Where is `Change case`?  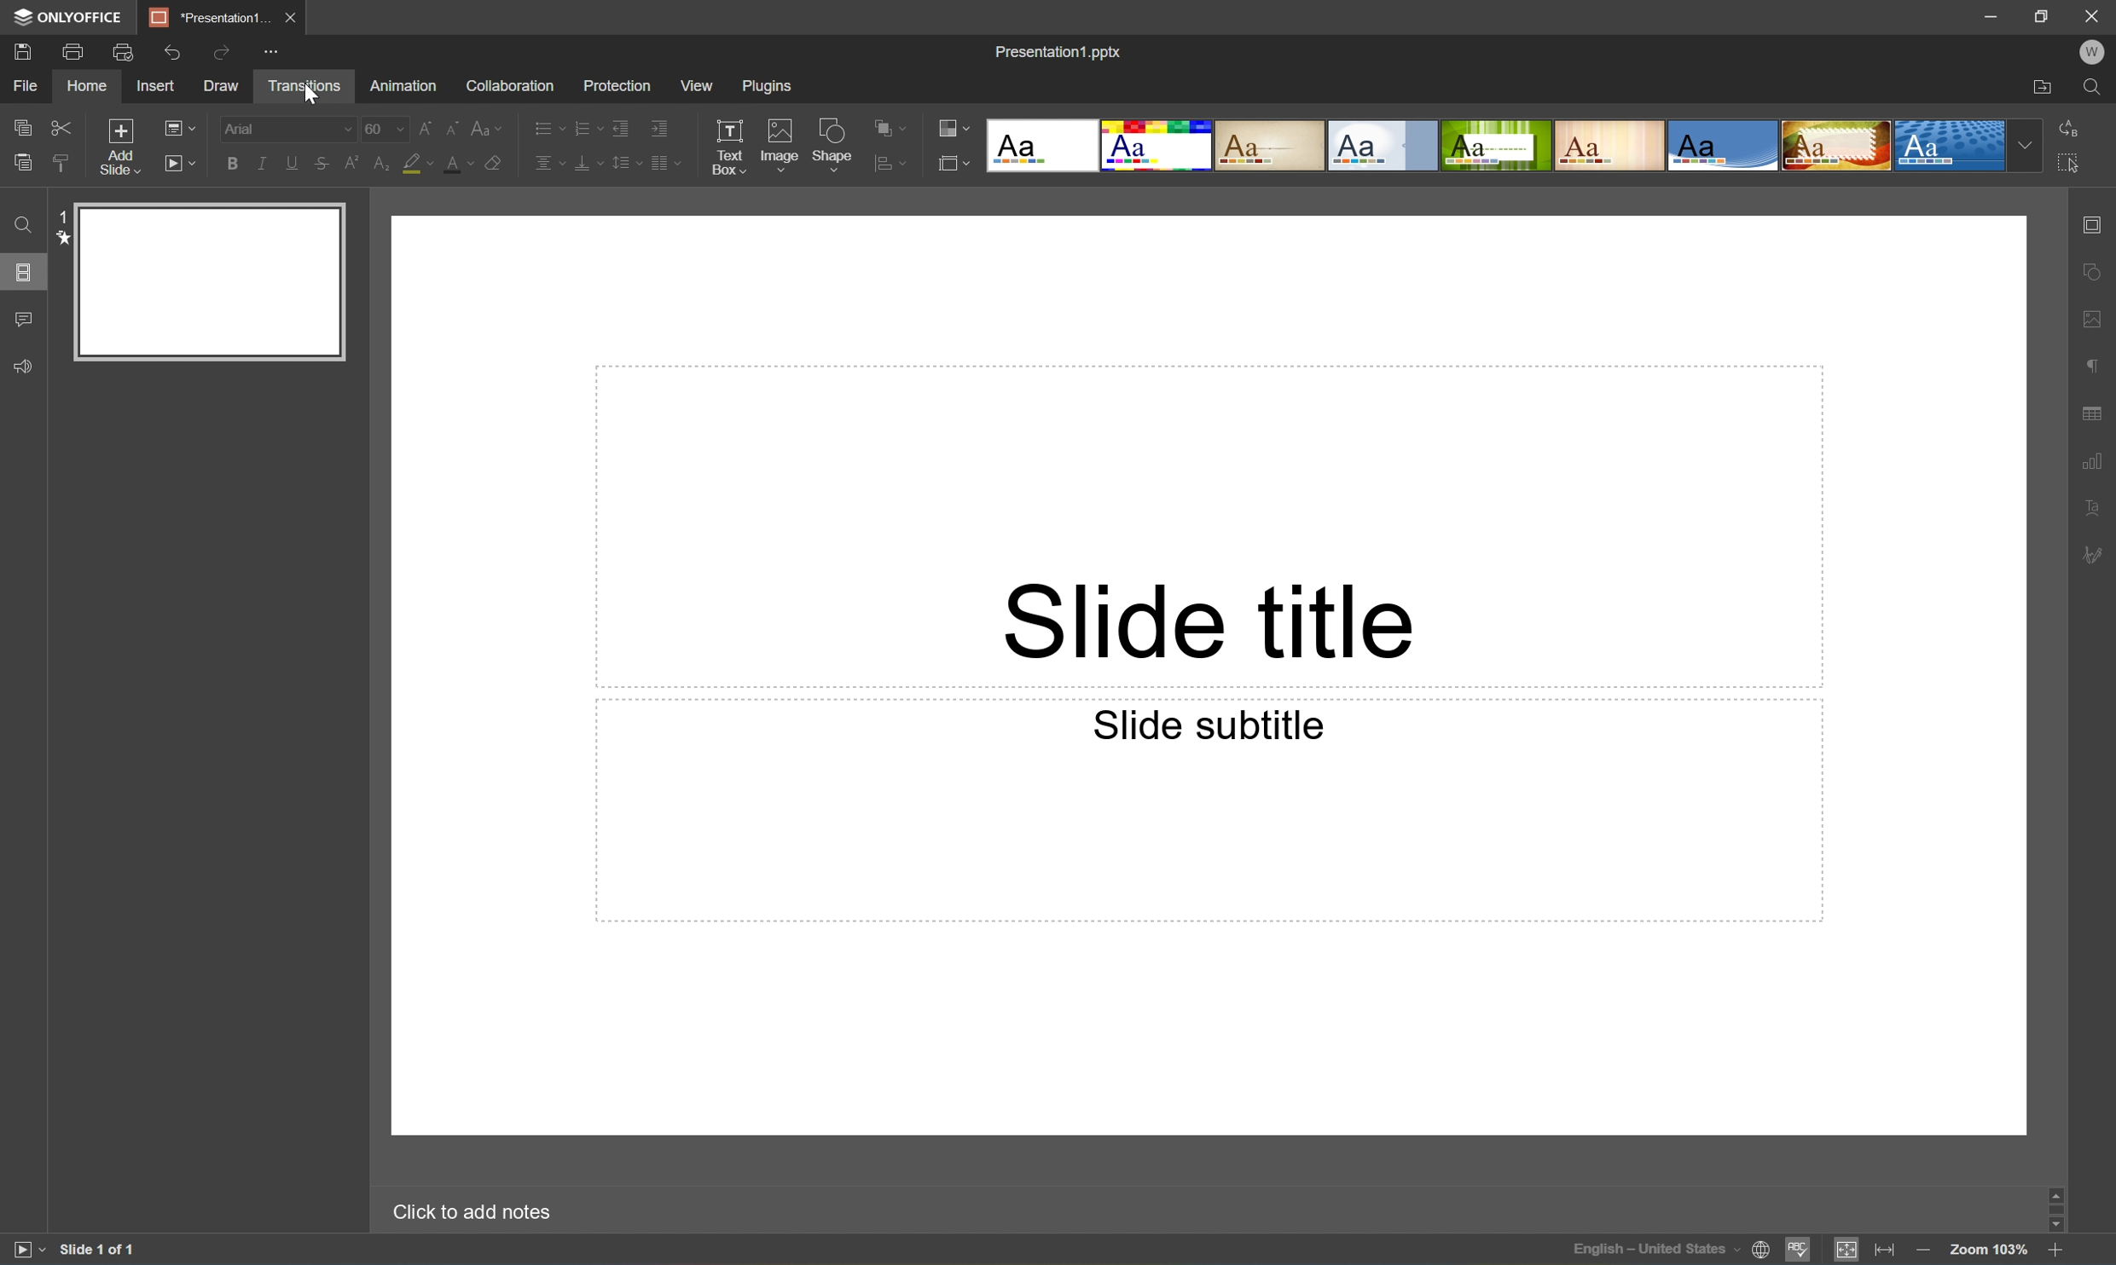
Change case is located at coordinates (483, 130).